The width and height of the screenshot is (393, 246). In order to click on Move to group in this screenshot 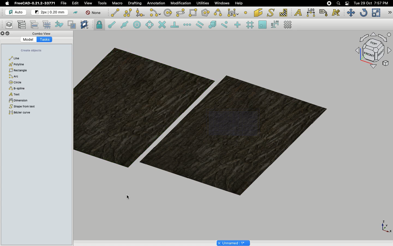, I will do `click(35, 25)`.